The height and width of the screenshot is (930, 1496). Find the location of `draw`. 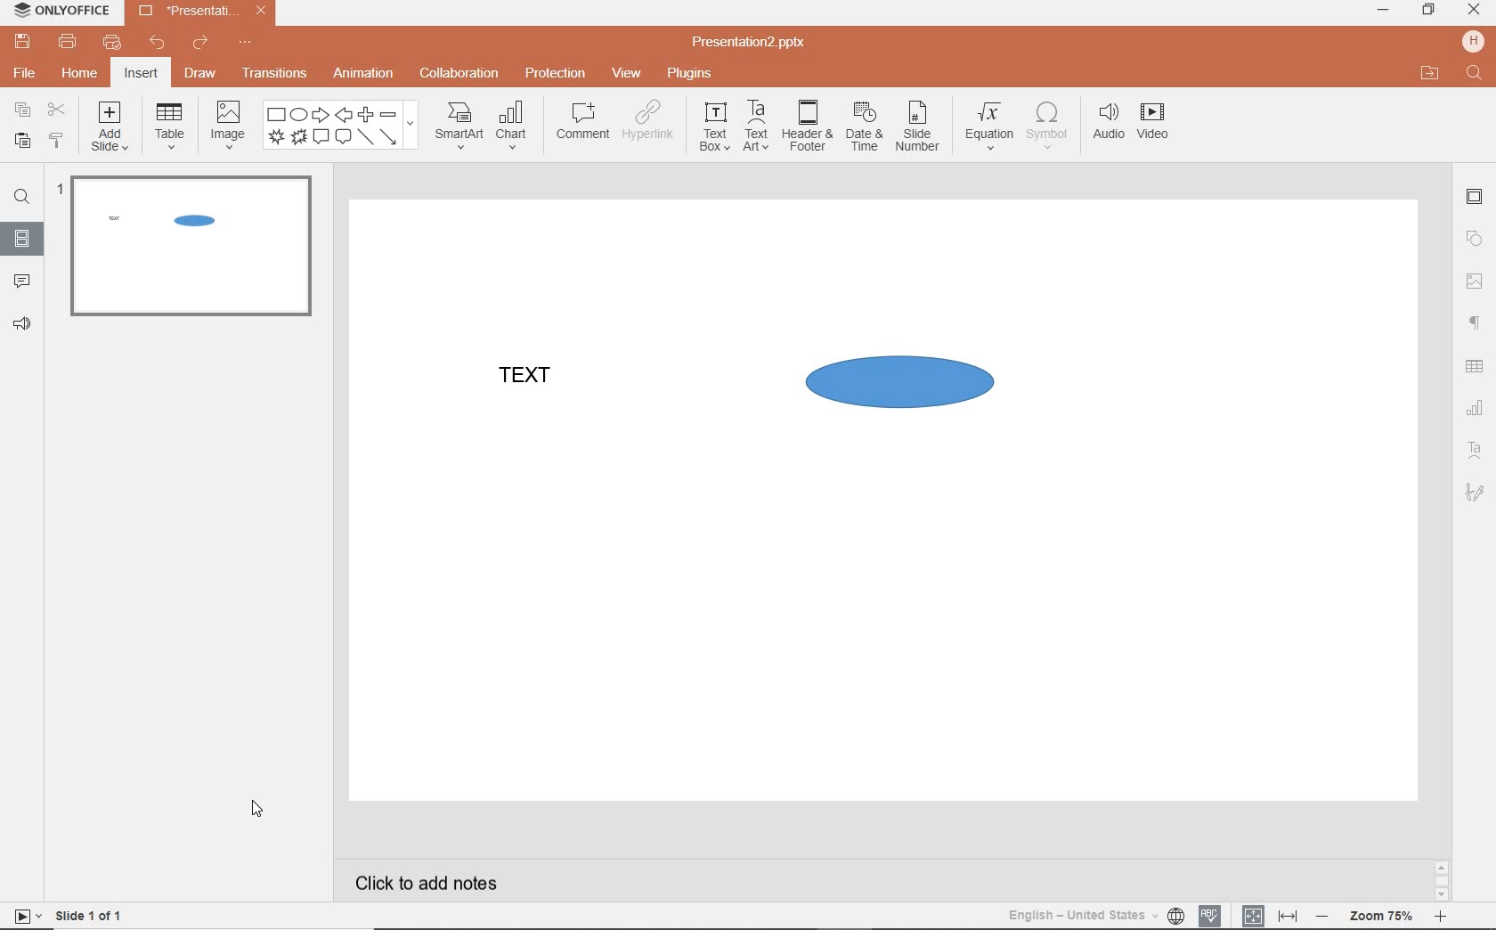

draw is located at coordinates (203, 73).